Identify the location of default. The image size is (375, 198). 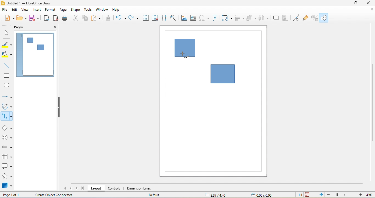
(158, 195).